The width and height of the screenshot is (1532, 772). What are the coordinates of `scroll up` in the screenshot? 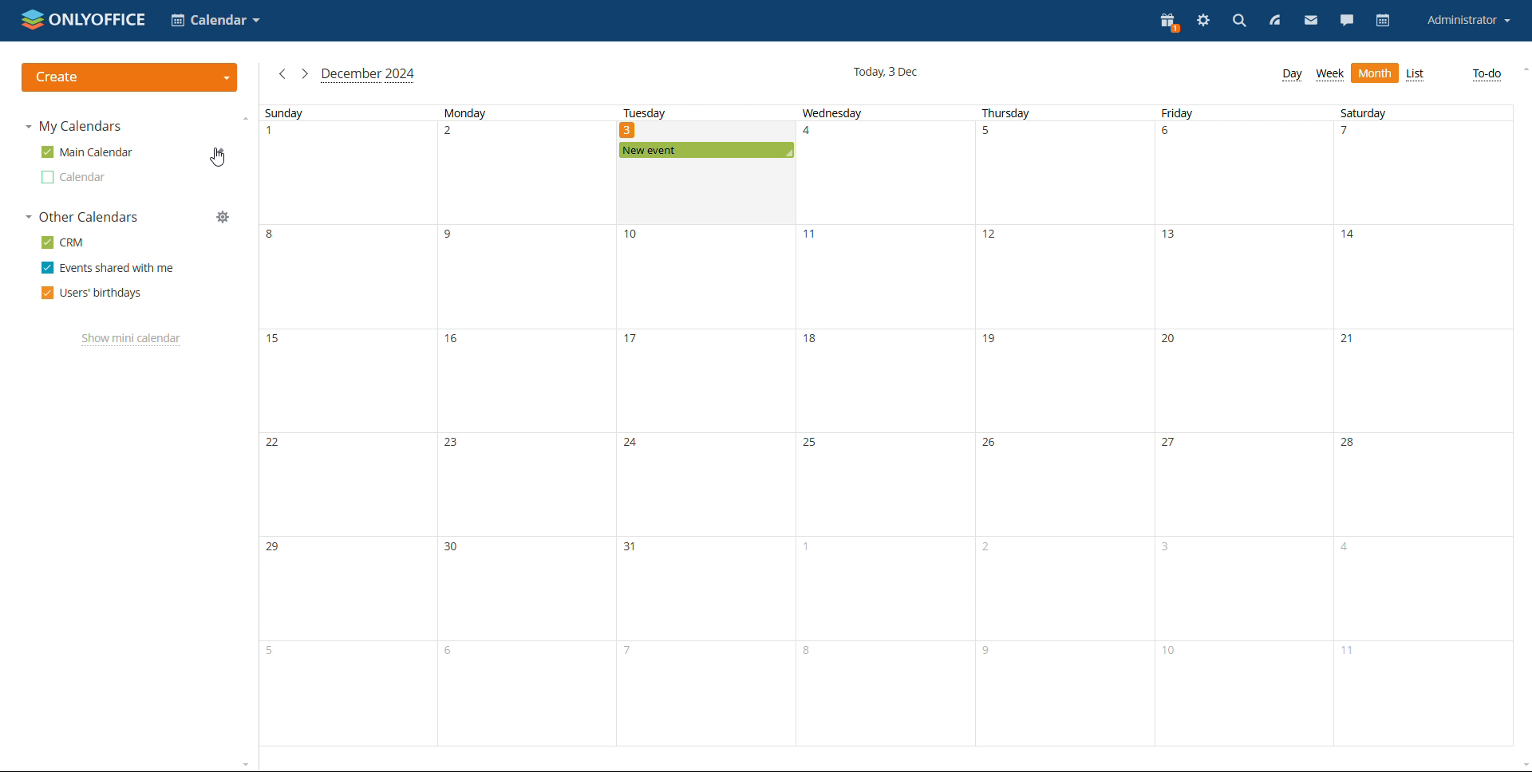 It's located at (1522, 68).